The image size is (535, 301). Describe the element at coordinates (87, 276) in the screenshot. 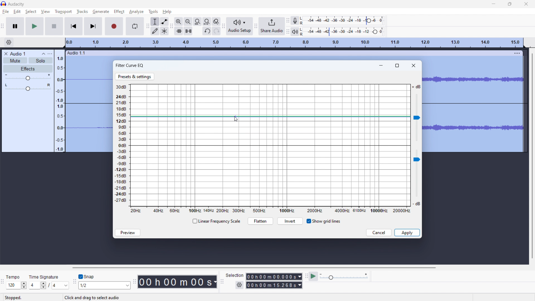

I see `snap toggle` at that location.